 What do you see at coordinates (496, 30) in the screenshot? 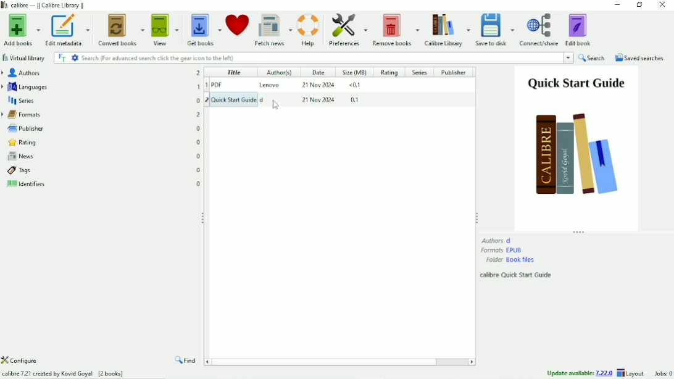
I see `Save to disk` at bounding box center [496, 30].